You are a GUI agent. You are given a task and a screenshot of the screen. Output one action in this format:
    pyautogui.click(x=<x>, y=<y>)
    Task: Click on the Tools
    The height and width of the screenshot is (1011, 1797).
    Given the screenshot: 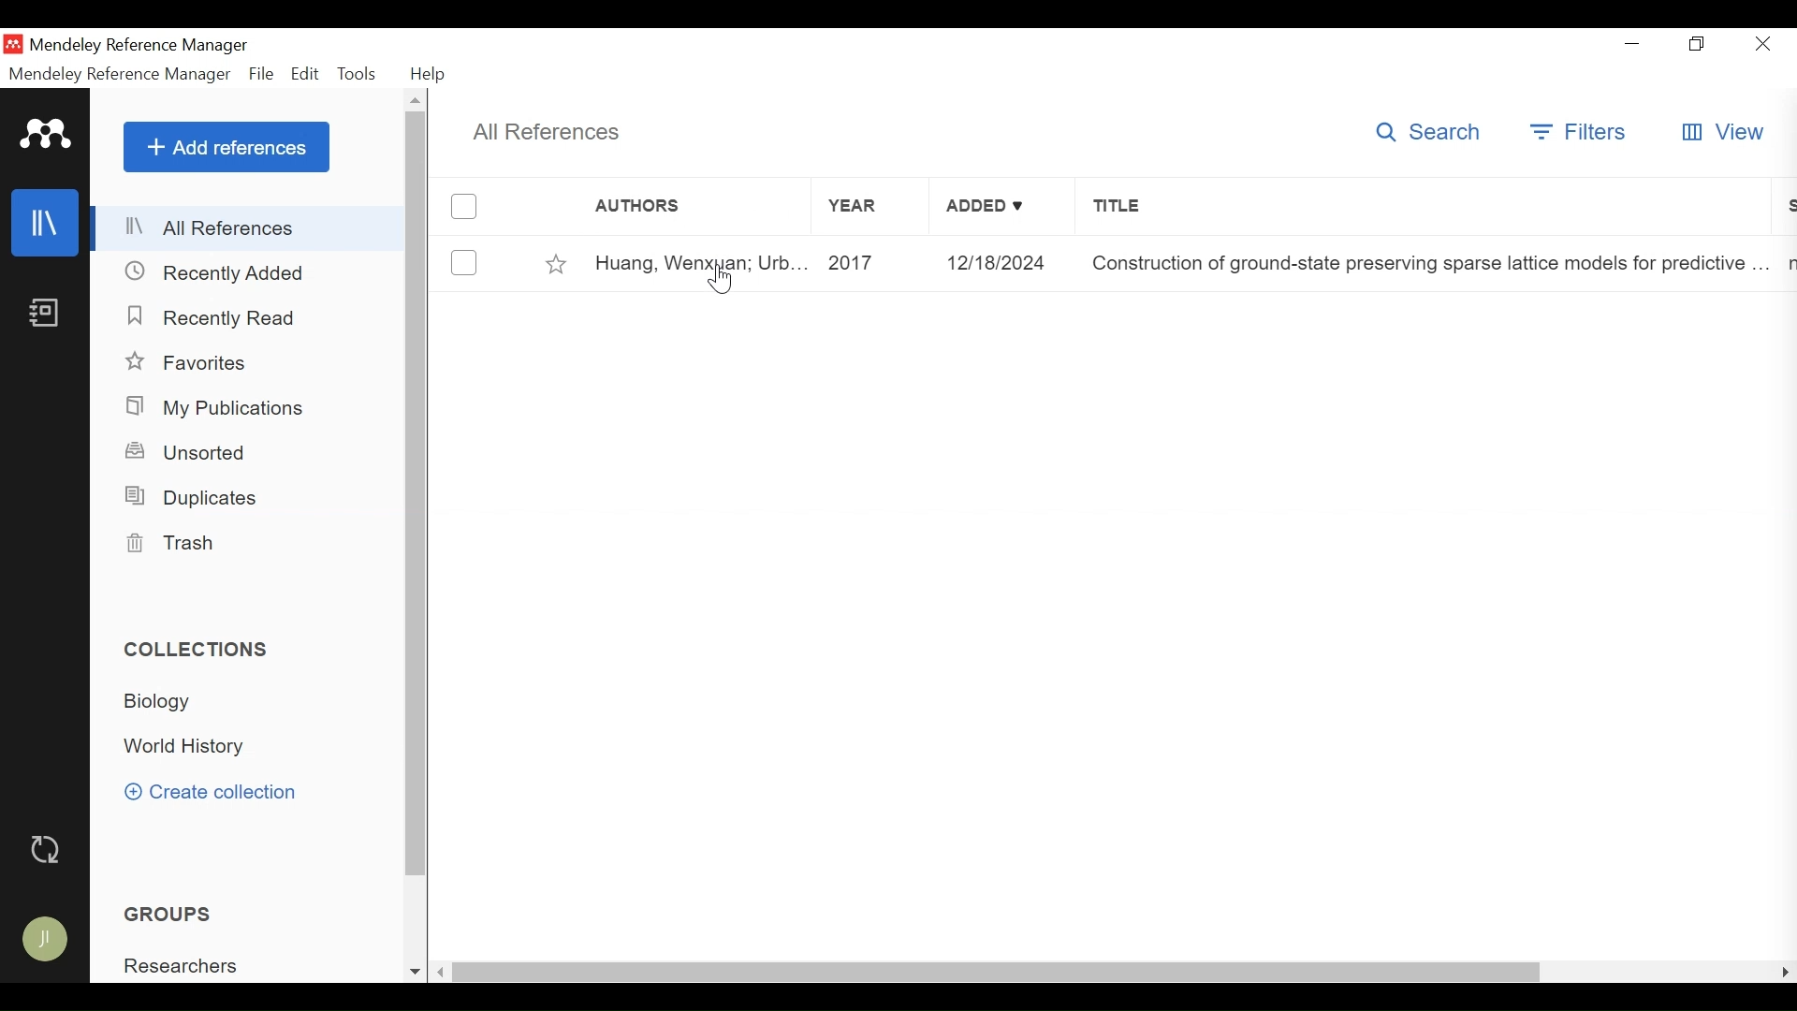 What is the action you would take?
    pyautogui.click(x=358, y=74)
    